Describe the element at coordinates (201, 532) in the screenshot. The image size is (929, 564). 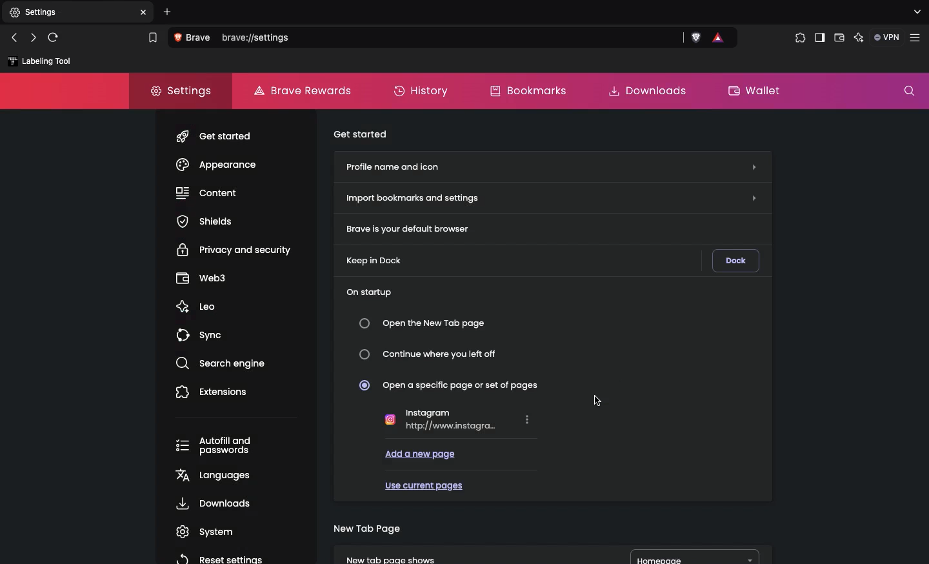
I see `System` at that location.